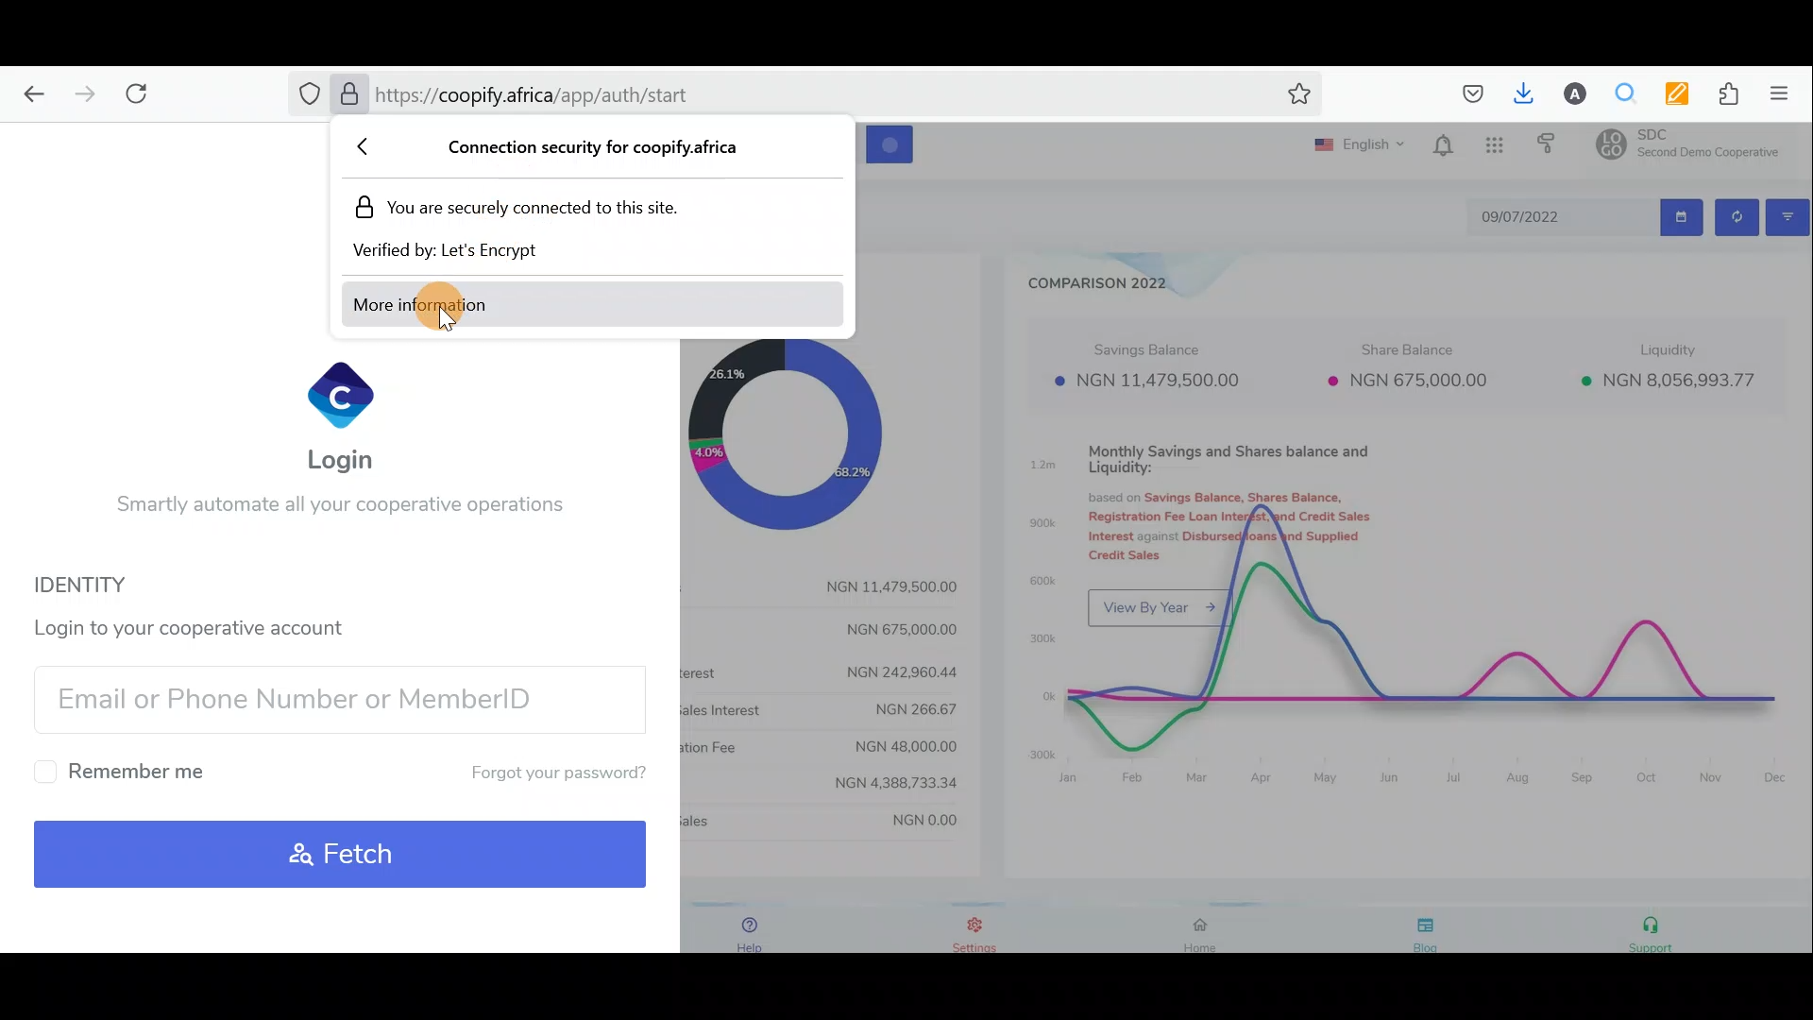 Image resolution: width=1813 pixels, height=1020 pixels. What do you see at coordinates (589, 99) in the screenshot?
I see `Search bar` at bounding box center [589, 99].